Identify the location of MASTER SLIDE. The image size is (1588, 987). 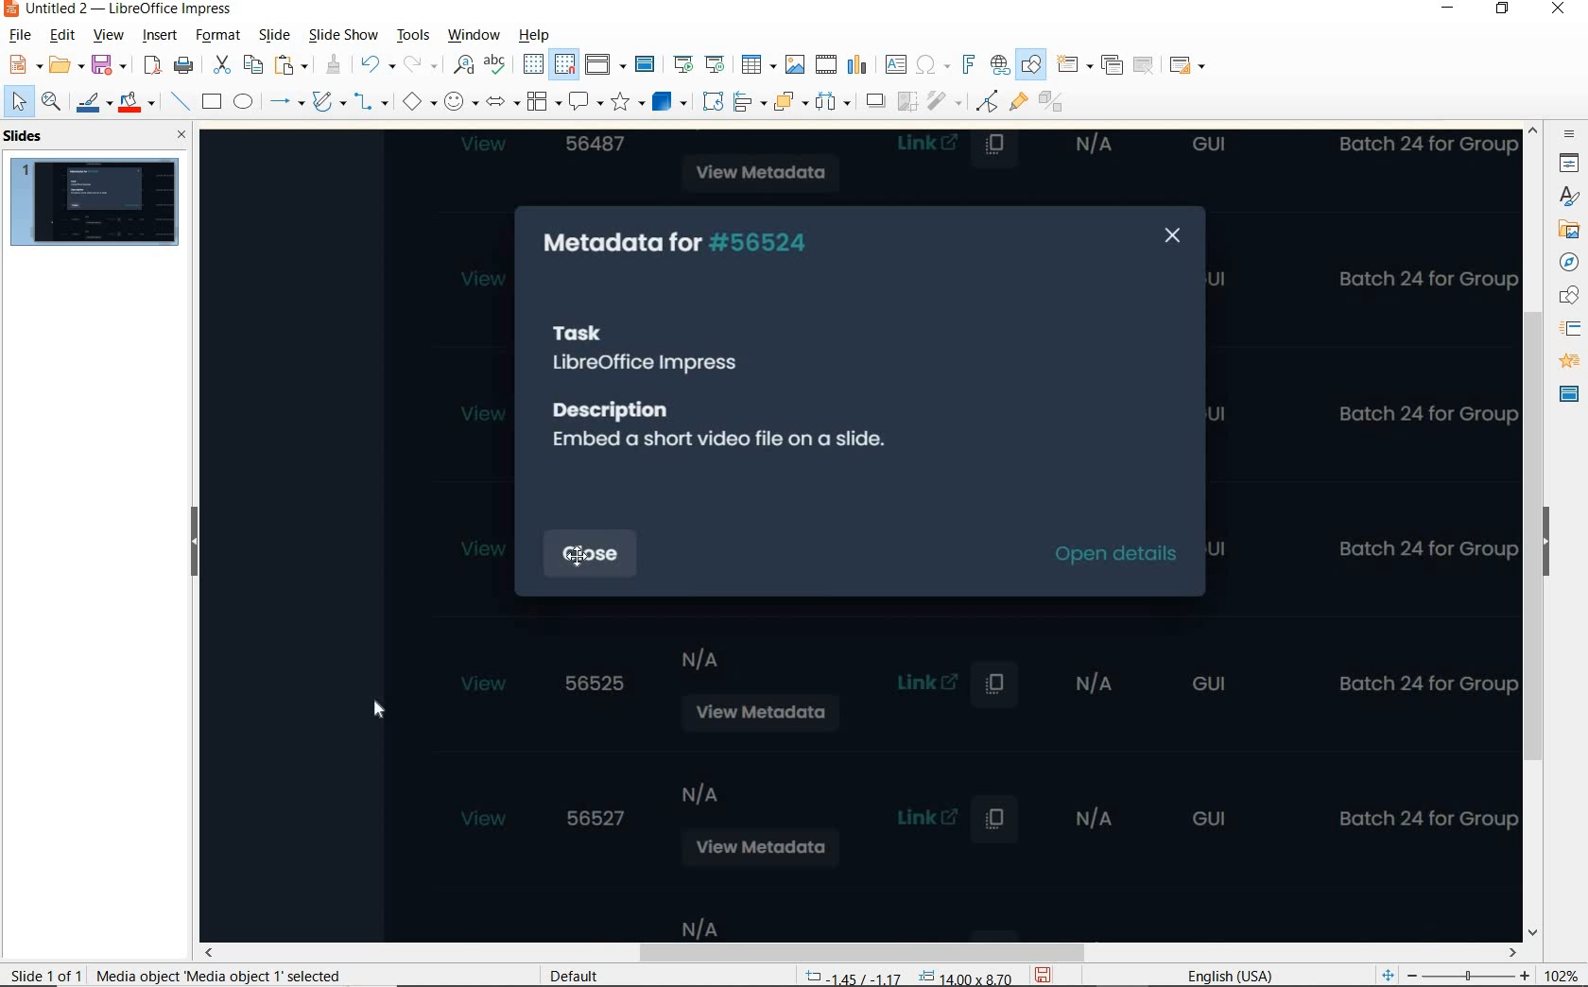
(647, 65).